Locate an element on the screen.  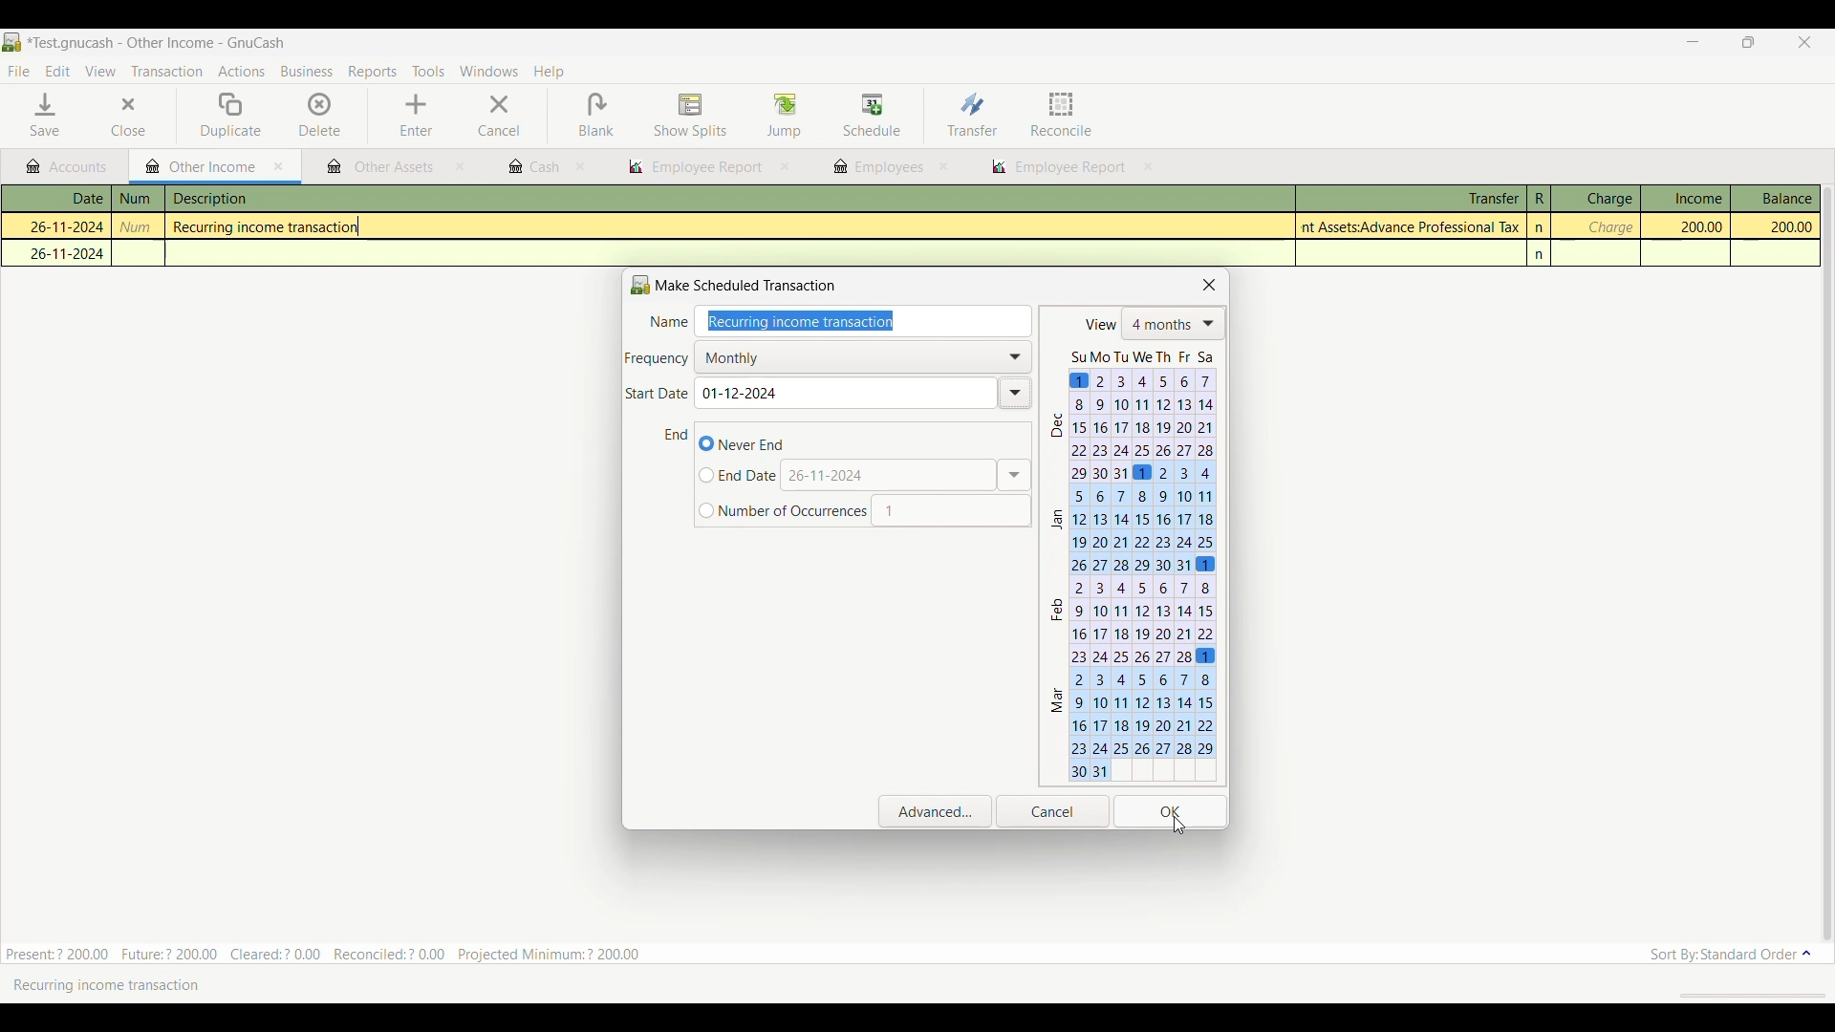
Reports menu is located at coordinates (374, 72).